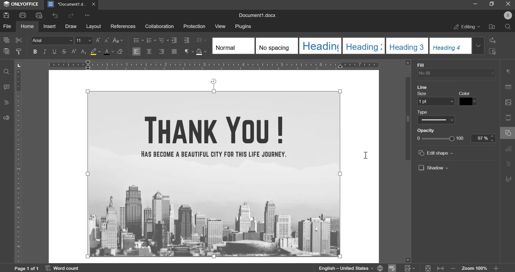 This screenshot has width=515, height=272. Describe the element at coordinates (456, 70) in the screenshot. I see `Fill` at that location.